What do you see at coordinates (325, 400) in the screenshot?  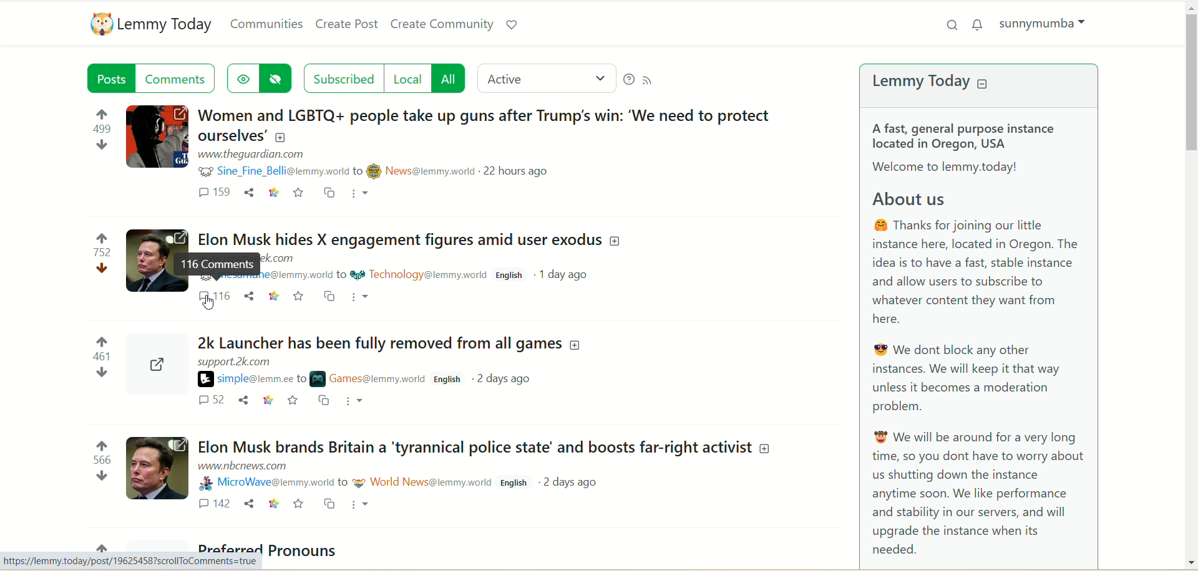 I see `cross-post` at bounding box center [325, 400].